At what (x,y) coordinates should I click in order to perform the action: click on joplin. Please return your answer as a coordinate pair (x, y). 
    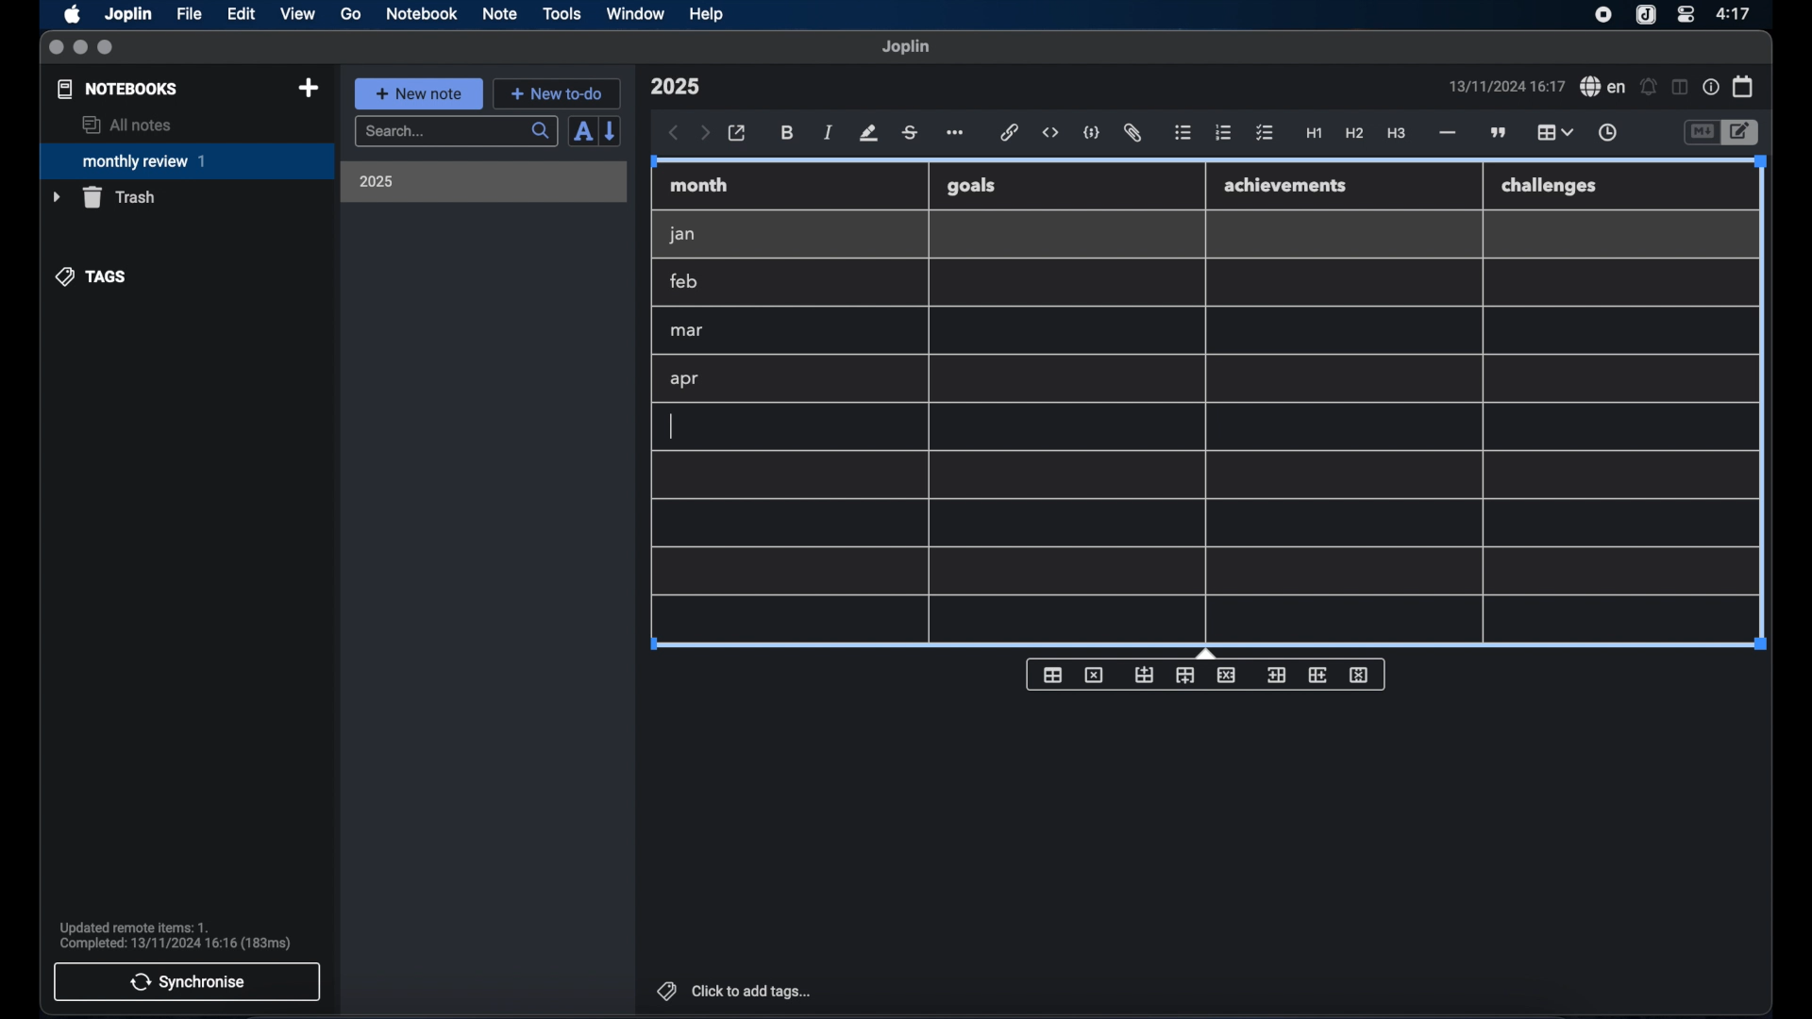
    Looking at the image, I should click on (906, 46).